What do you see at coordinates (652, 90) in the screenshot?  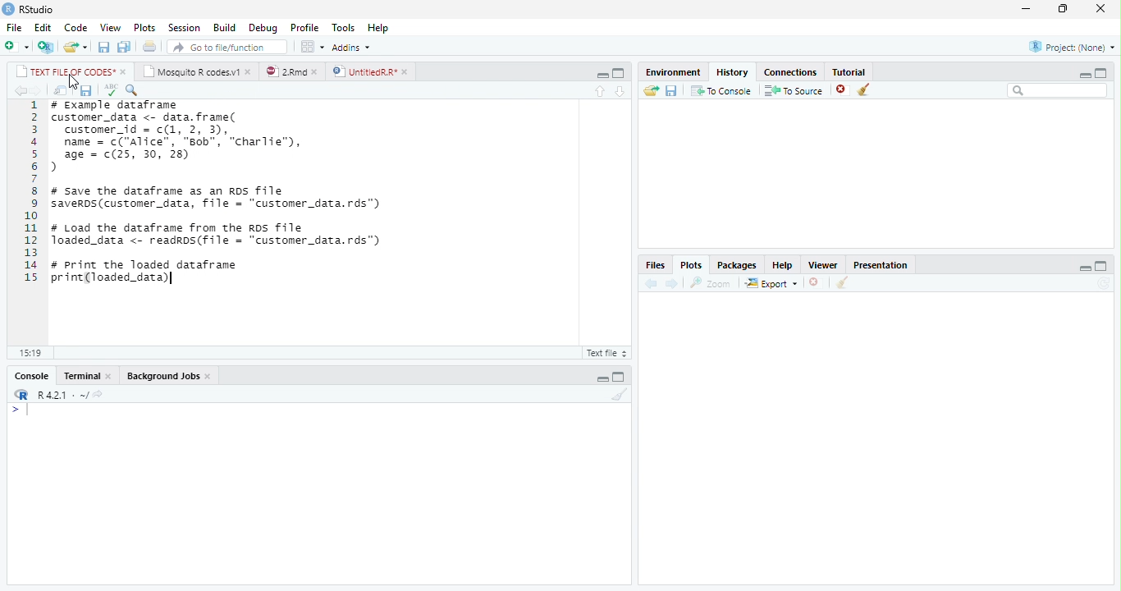 I see `open folder` at bounding box center [652, 90].